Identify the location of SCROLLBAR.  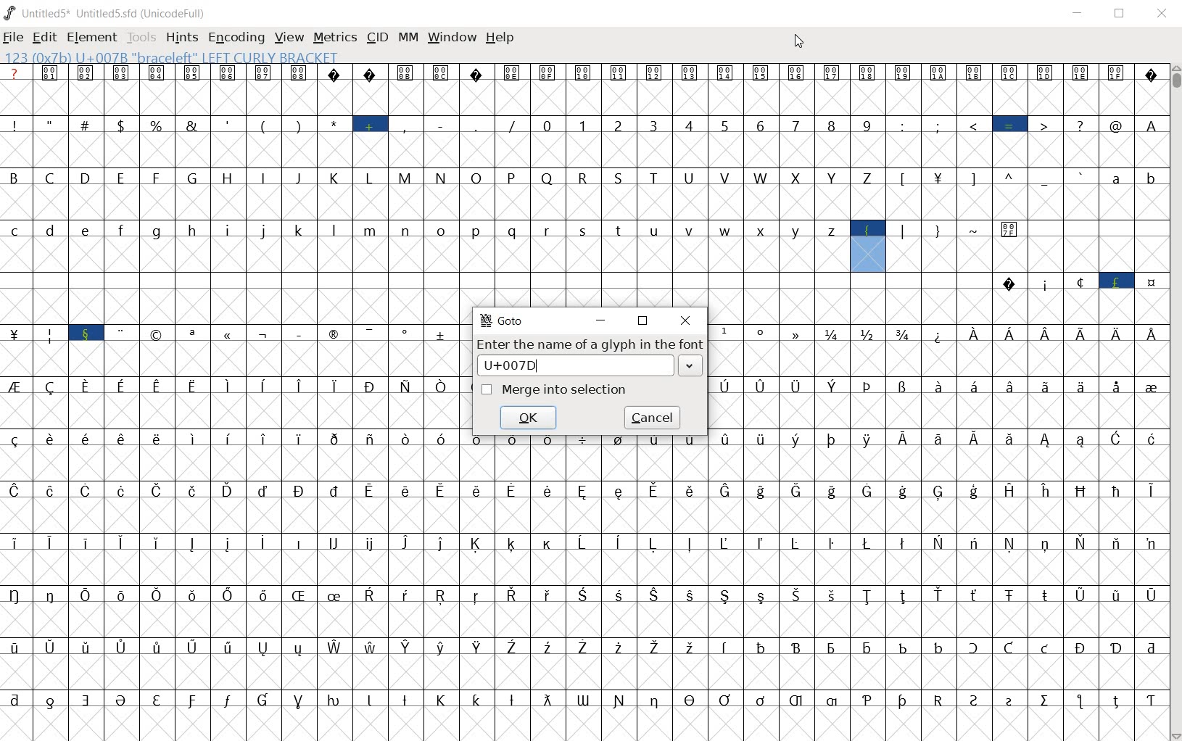
(1175, 402).